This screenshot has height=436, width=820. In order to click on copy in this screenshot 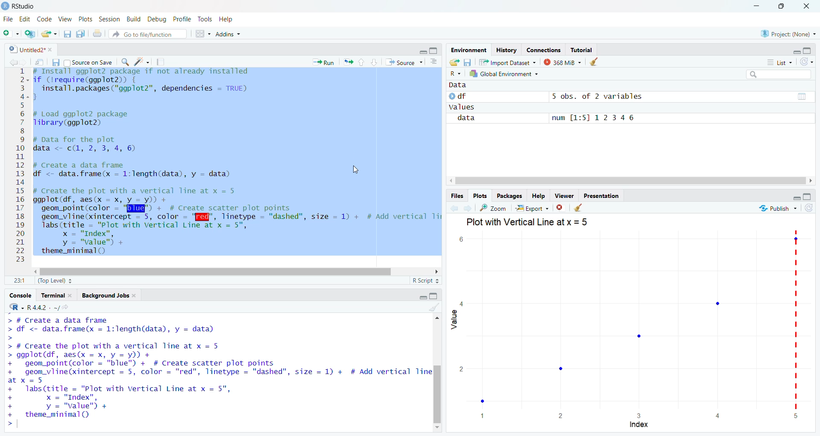, I will do `click(80, 35)`.